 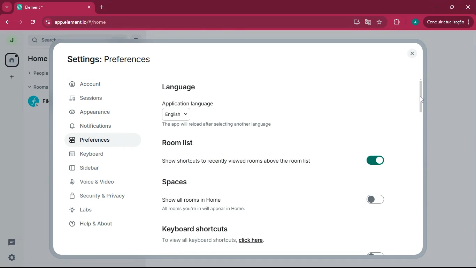 I want to click on maximize, so click(x=451, y=7).